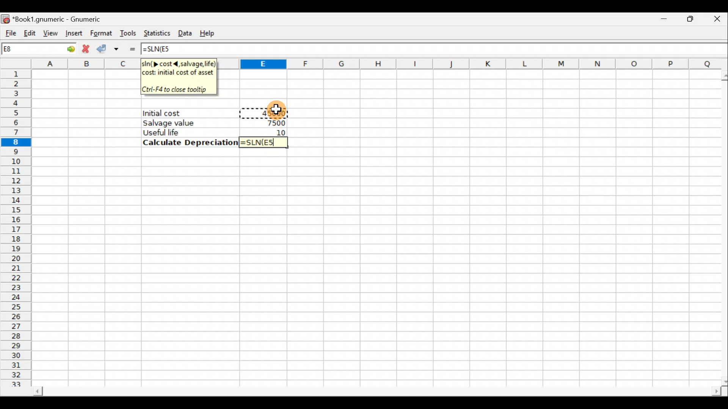  Describe the element at coordinates (132, 48) in the screenshot. I see `Enter formula` at that location.